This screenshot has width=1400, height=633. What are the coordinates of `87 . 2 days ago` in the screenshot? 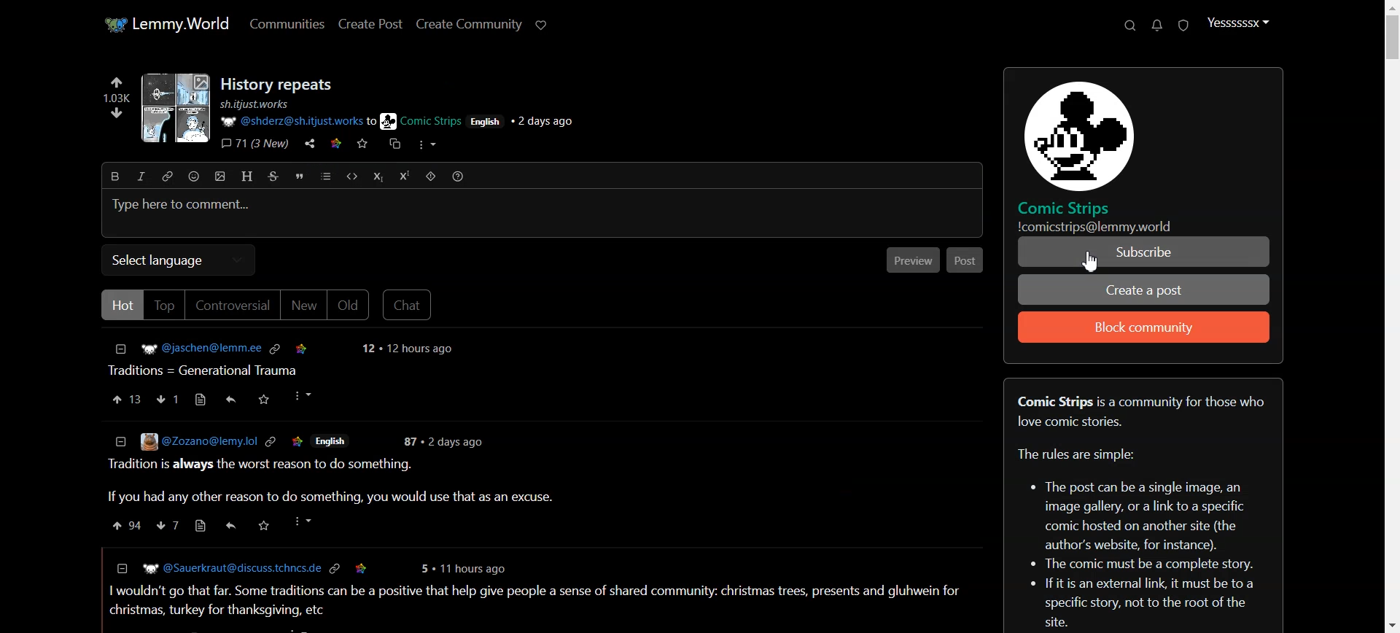 It's located at (446, 441).